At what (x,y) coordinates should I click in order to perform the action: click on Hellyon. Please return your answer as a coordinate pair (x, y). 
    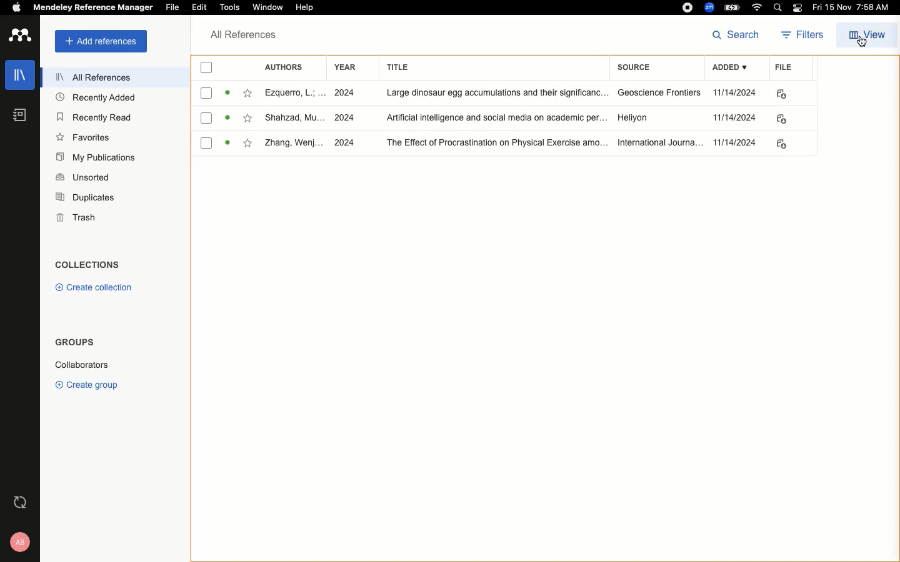
    Looking at the image, I should click on (635, 119).